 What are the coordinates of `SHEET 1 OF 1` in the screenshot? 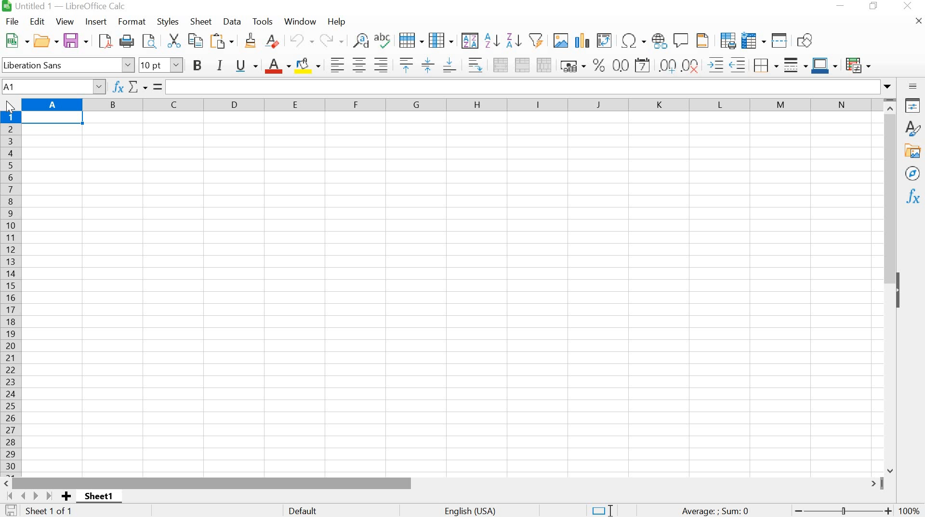 It's located at (51, 510).